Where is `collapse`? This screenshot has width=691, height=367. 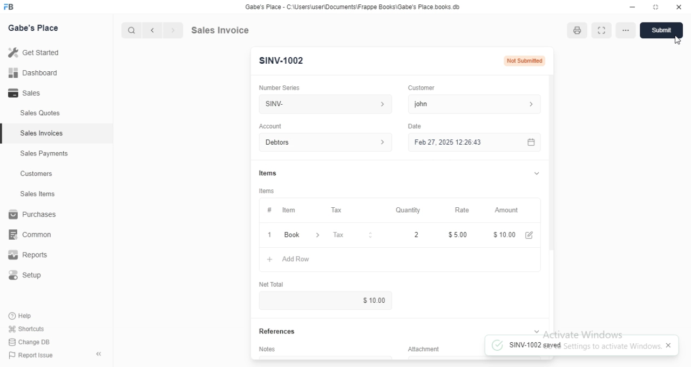
collapse is located at coordinates (98, 352).